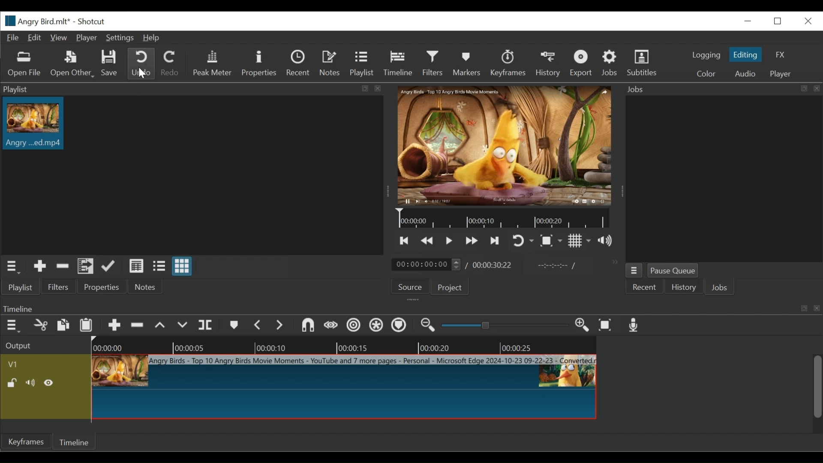 The width and height of the screenshot is (823, 463). Describe the element at coordinates (682, 287) in the screenshot. I see `History` at that location.